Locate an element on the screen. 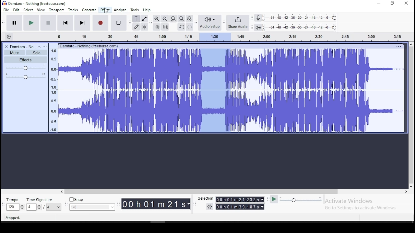   is located at coordinates (251, 17).